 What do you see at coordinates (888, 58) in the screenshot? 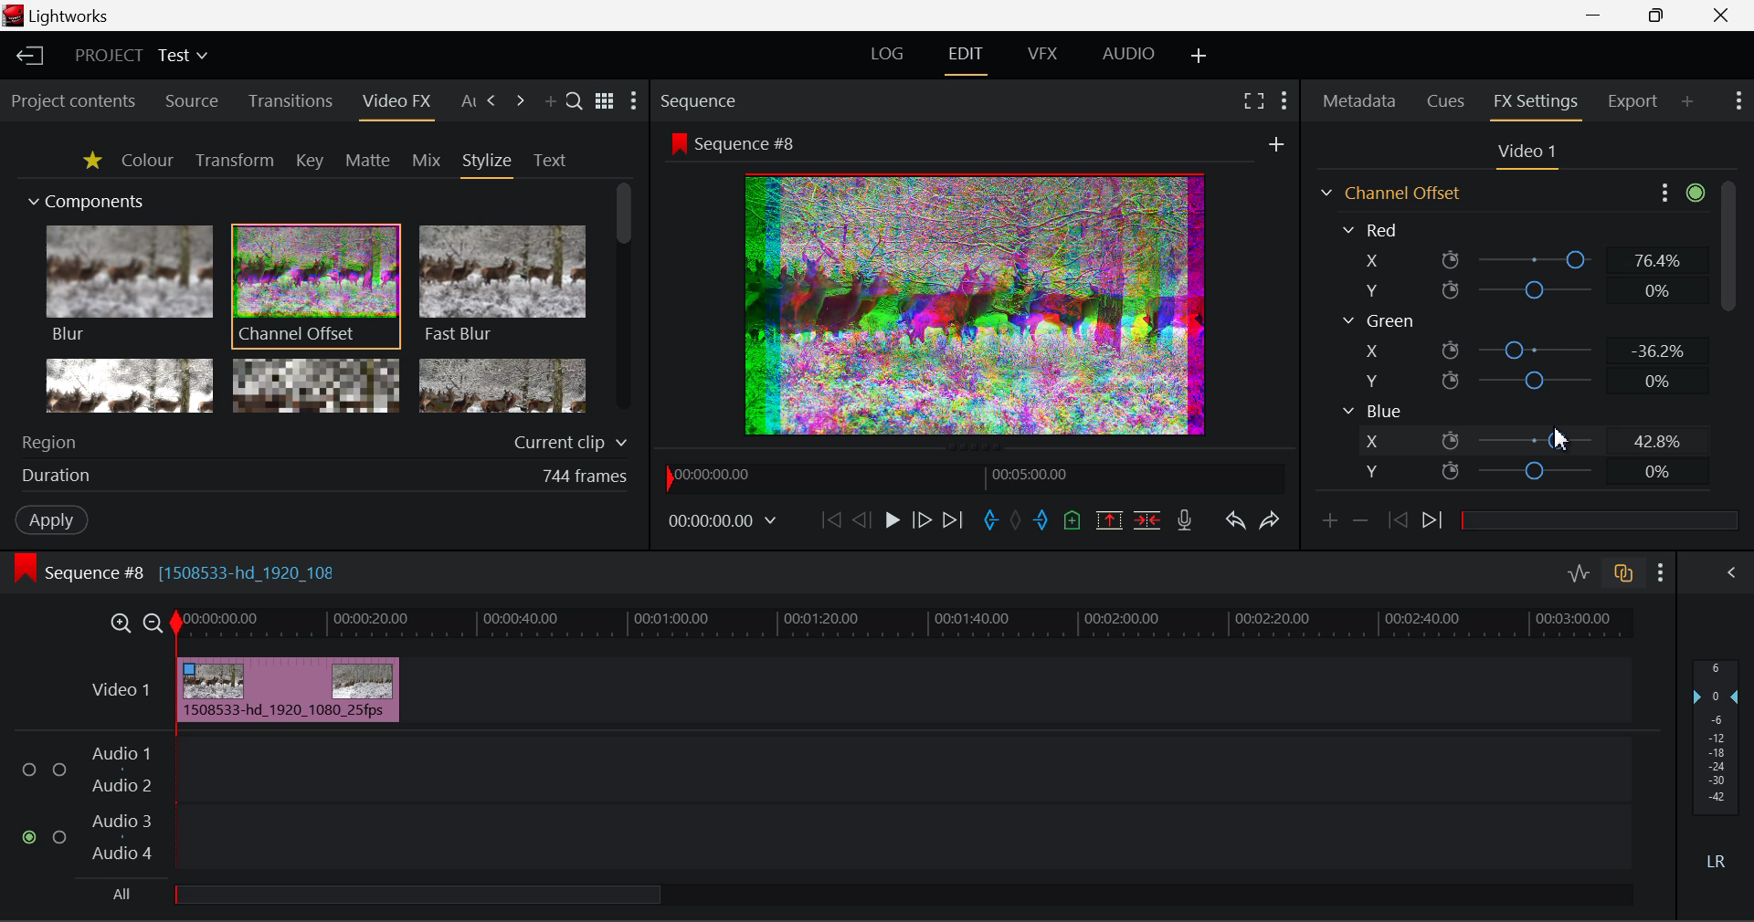
I see `LOG Layout` at bounding box center [888, 58].